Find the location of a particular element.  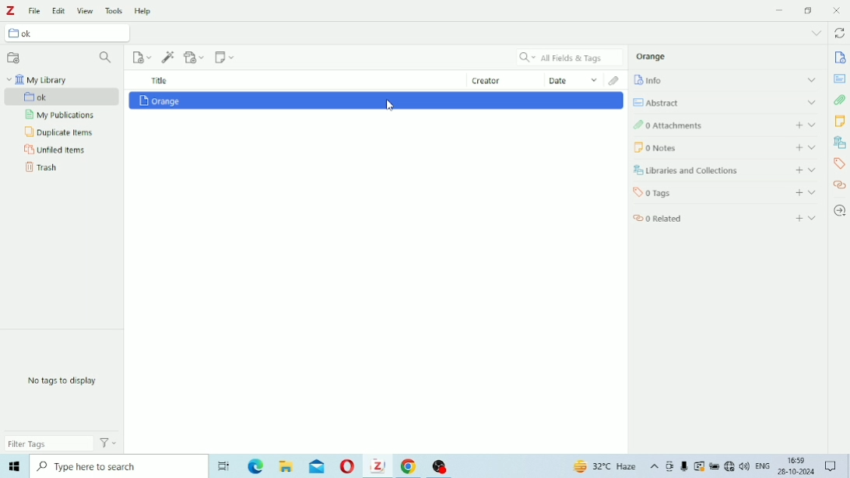

Cursor is located at coordinates (392, 105).